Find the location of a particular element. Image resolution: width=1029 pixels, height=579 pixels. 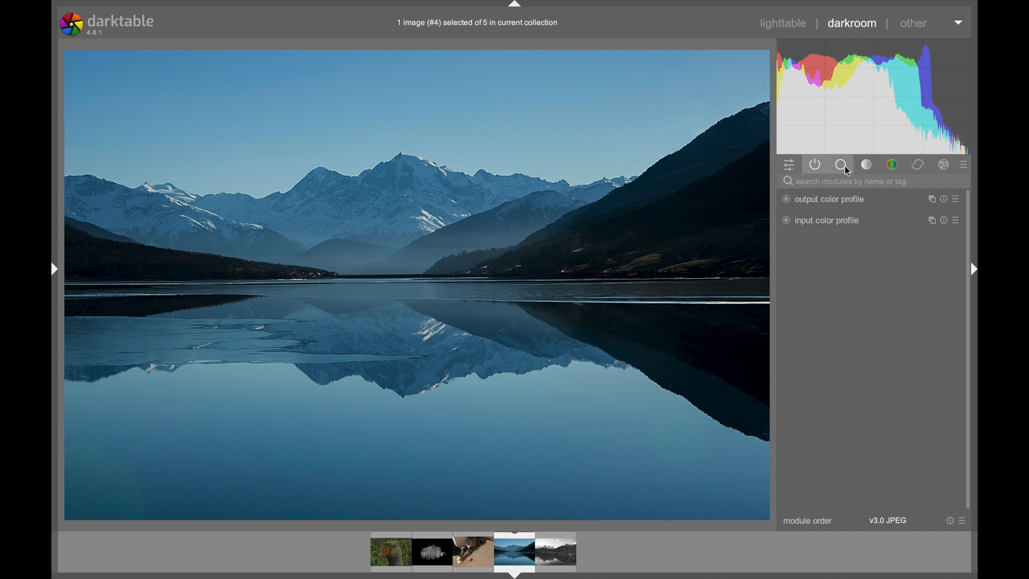

tone is located at coordinates (867, 165).